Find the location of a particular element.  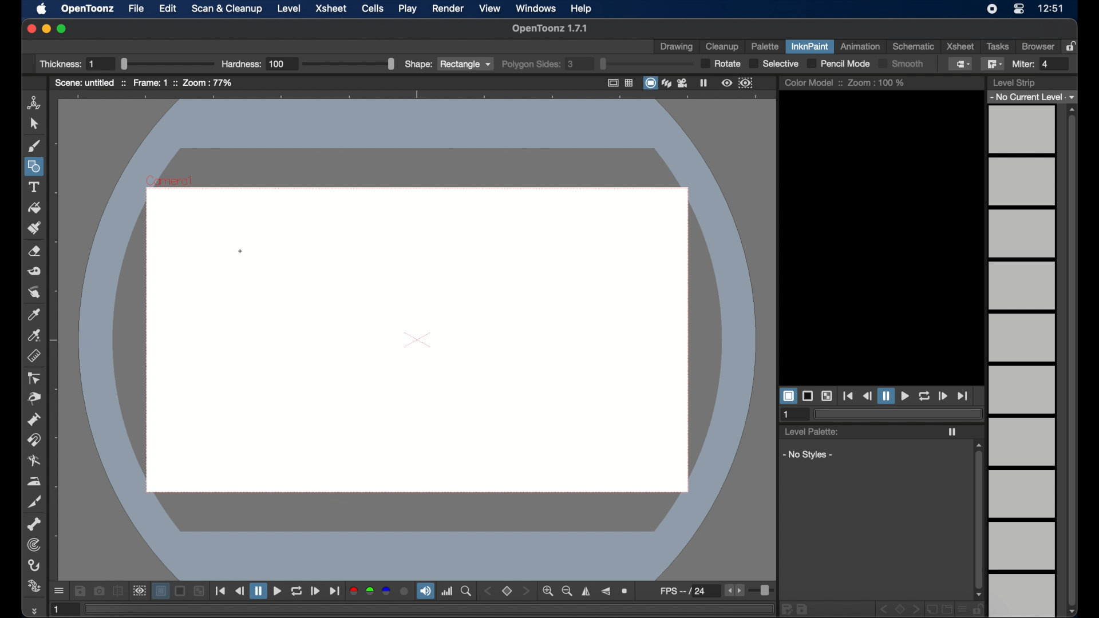

blender tool is located at coordinates (34, 462).